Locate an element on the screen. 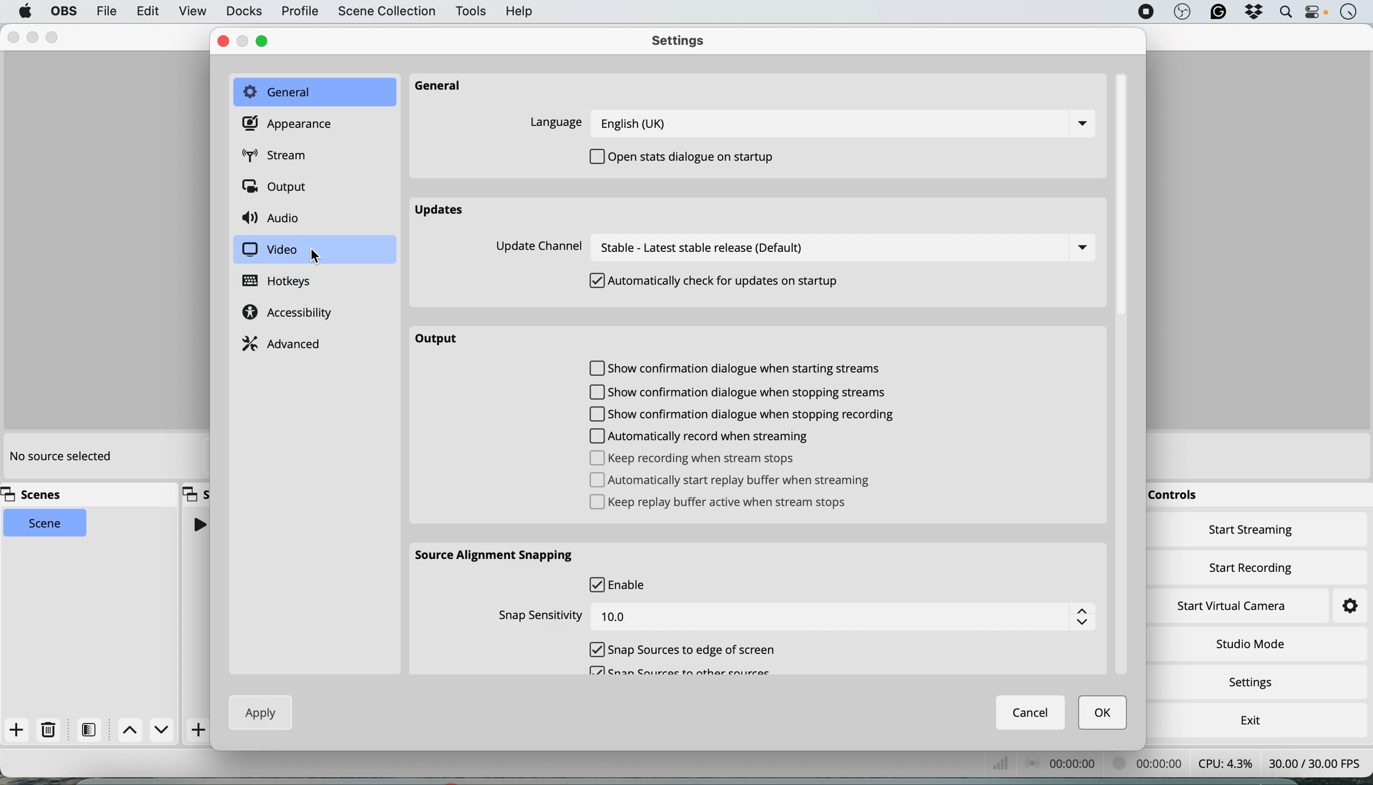 Image resolution: width=1373 pixels, height=785 pixels. show confirmation diaglour when starting streams is located at coordinates (739, 370).